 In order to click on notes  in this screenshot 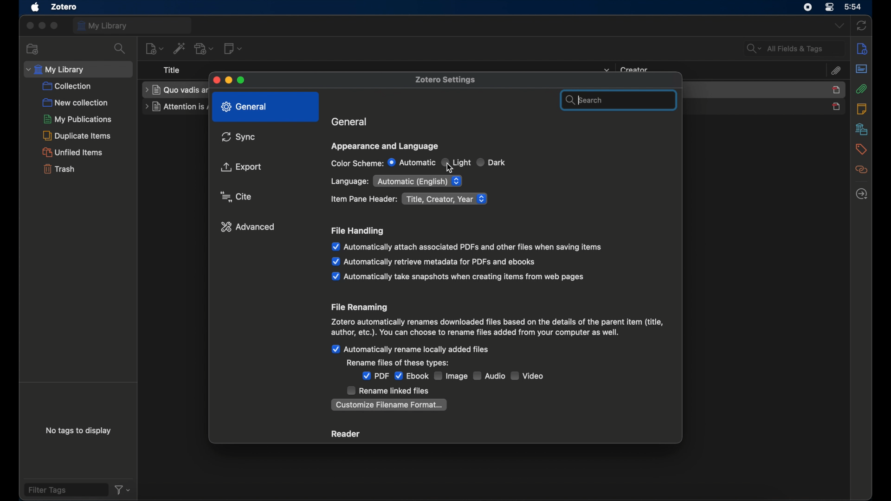, I will do `click(861, 109)`.